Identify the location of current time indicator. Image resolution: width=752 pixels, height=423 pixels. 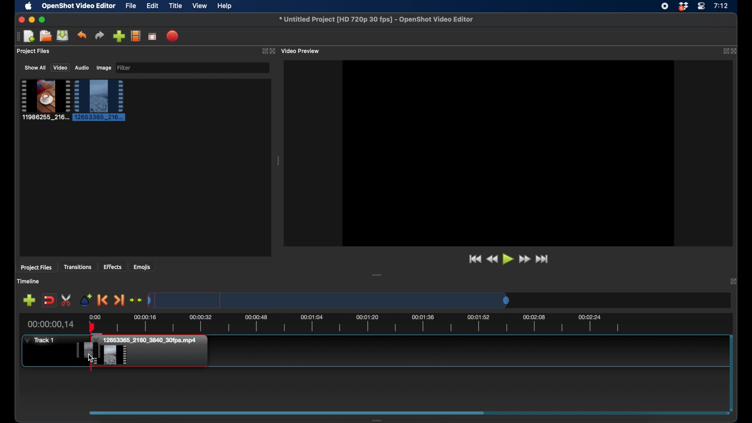
(51, 324).